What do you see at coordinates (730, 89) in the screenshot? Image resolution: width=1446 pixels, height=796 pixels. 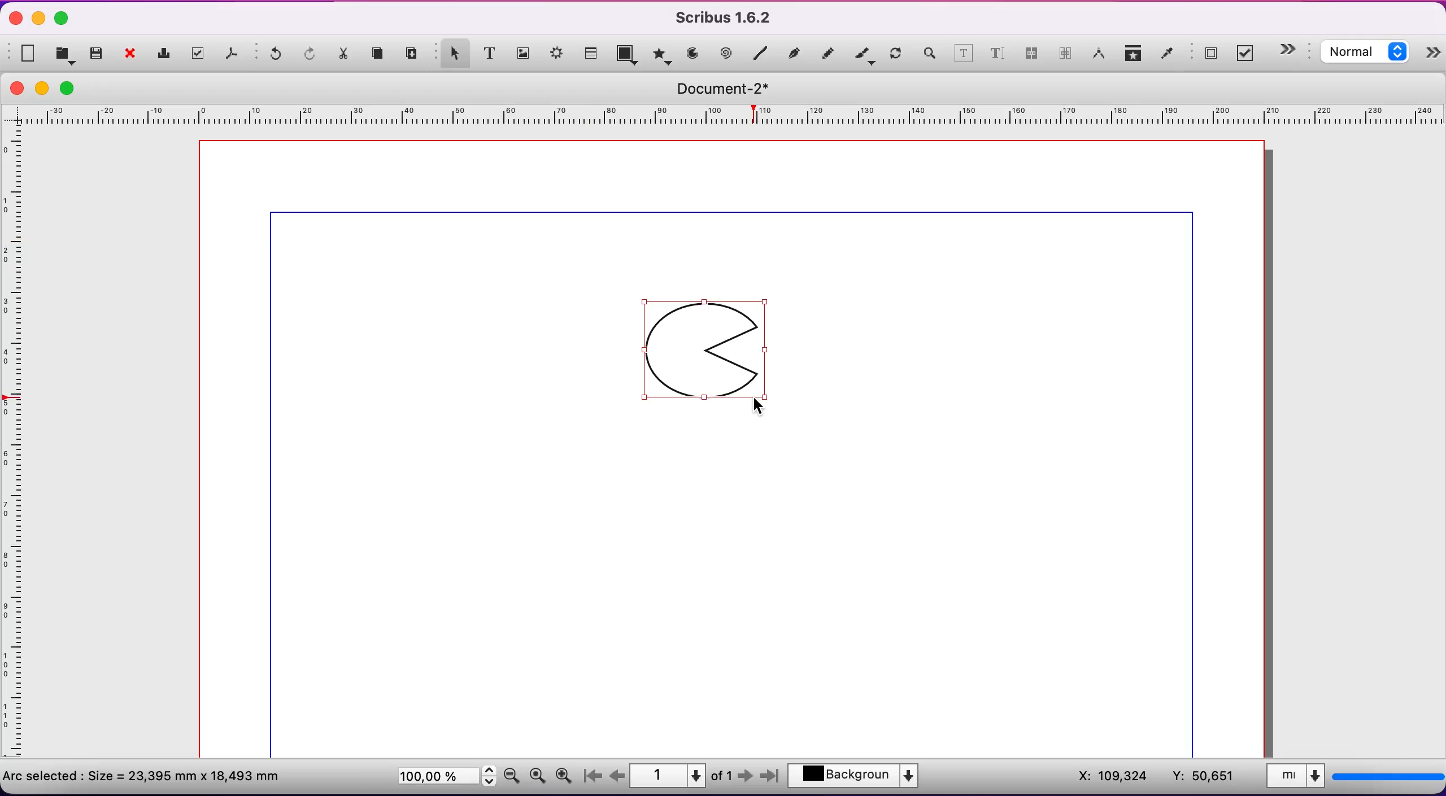 I see `title` at bounding box center [730, 89].